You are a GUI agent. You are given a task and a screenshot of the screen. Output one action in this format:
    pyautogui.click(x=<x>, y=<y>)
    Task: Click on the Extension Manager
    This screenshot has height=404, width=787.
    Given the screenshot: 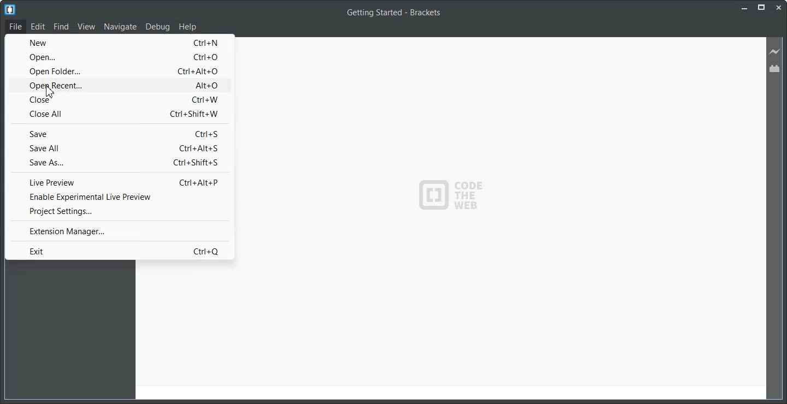 What is the action you would take?
    pyautogui.click(x=776, y=68)
    